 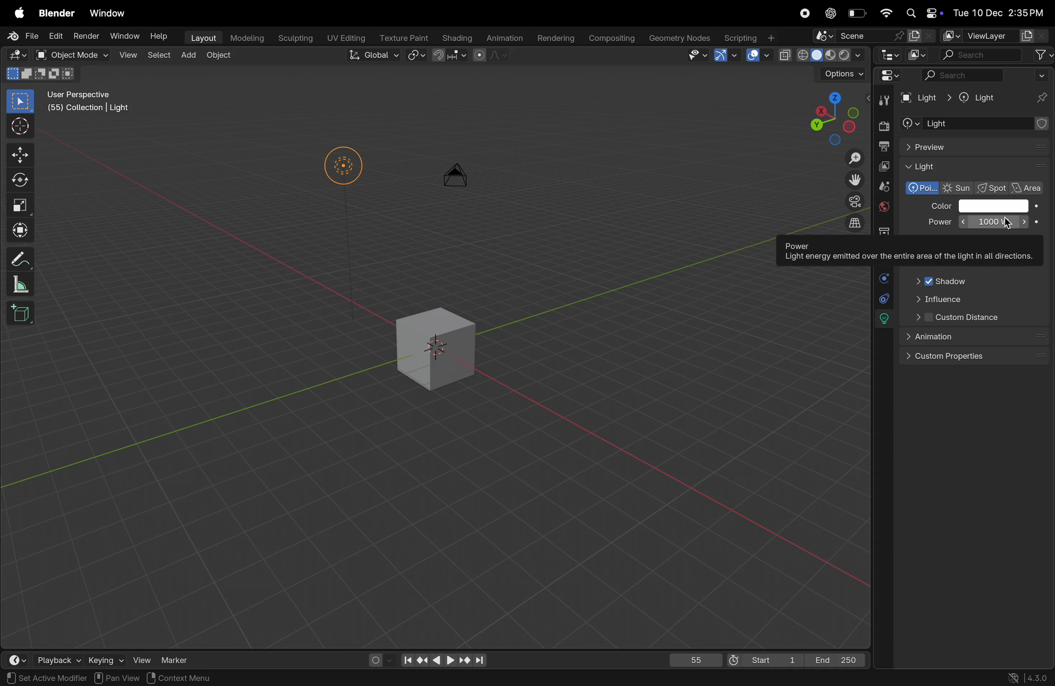 I want to click on snap, so click(x=416, y=56).